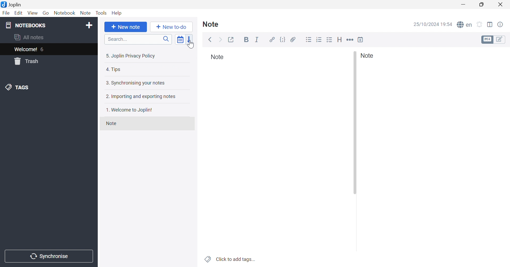 The height and width of the screenshot is (267, 510). What do you see at coordinates (500, 39) in the screenshot?
I see `edit` at bounding box center [500, 39].